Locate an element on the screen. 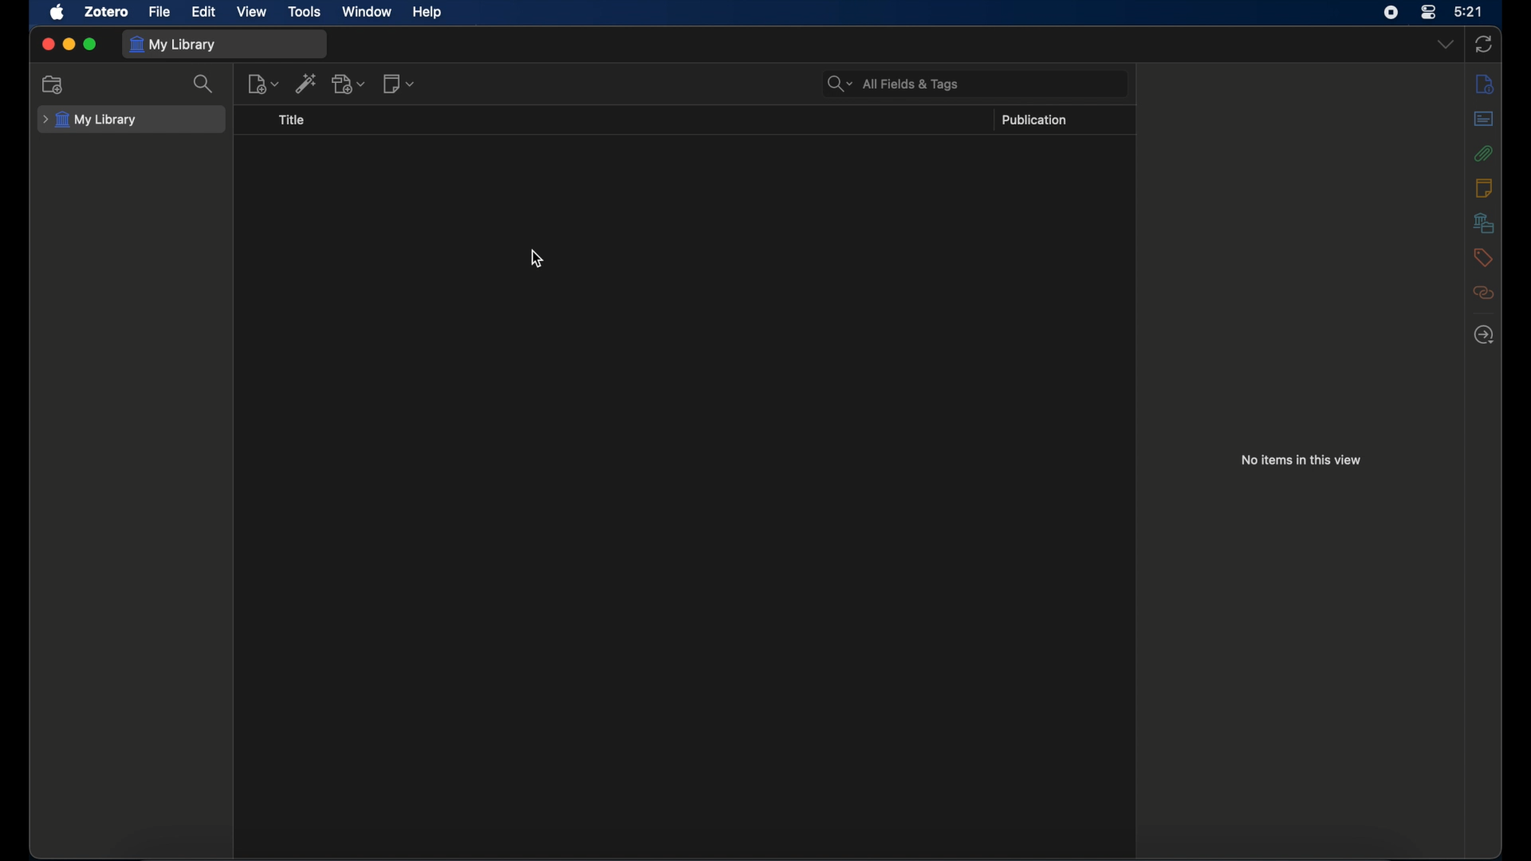 This screenshot has width=1531, height=861. attachments is located at coordinates (1484, 152).